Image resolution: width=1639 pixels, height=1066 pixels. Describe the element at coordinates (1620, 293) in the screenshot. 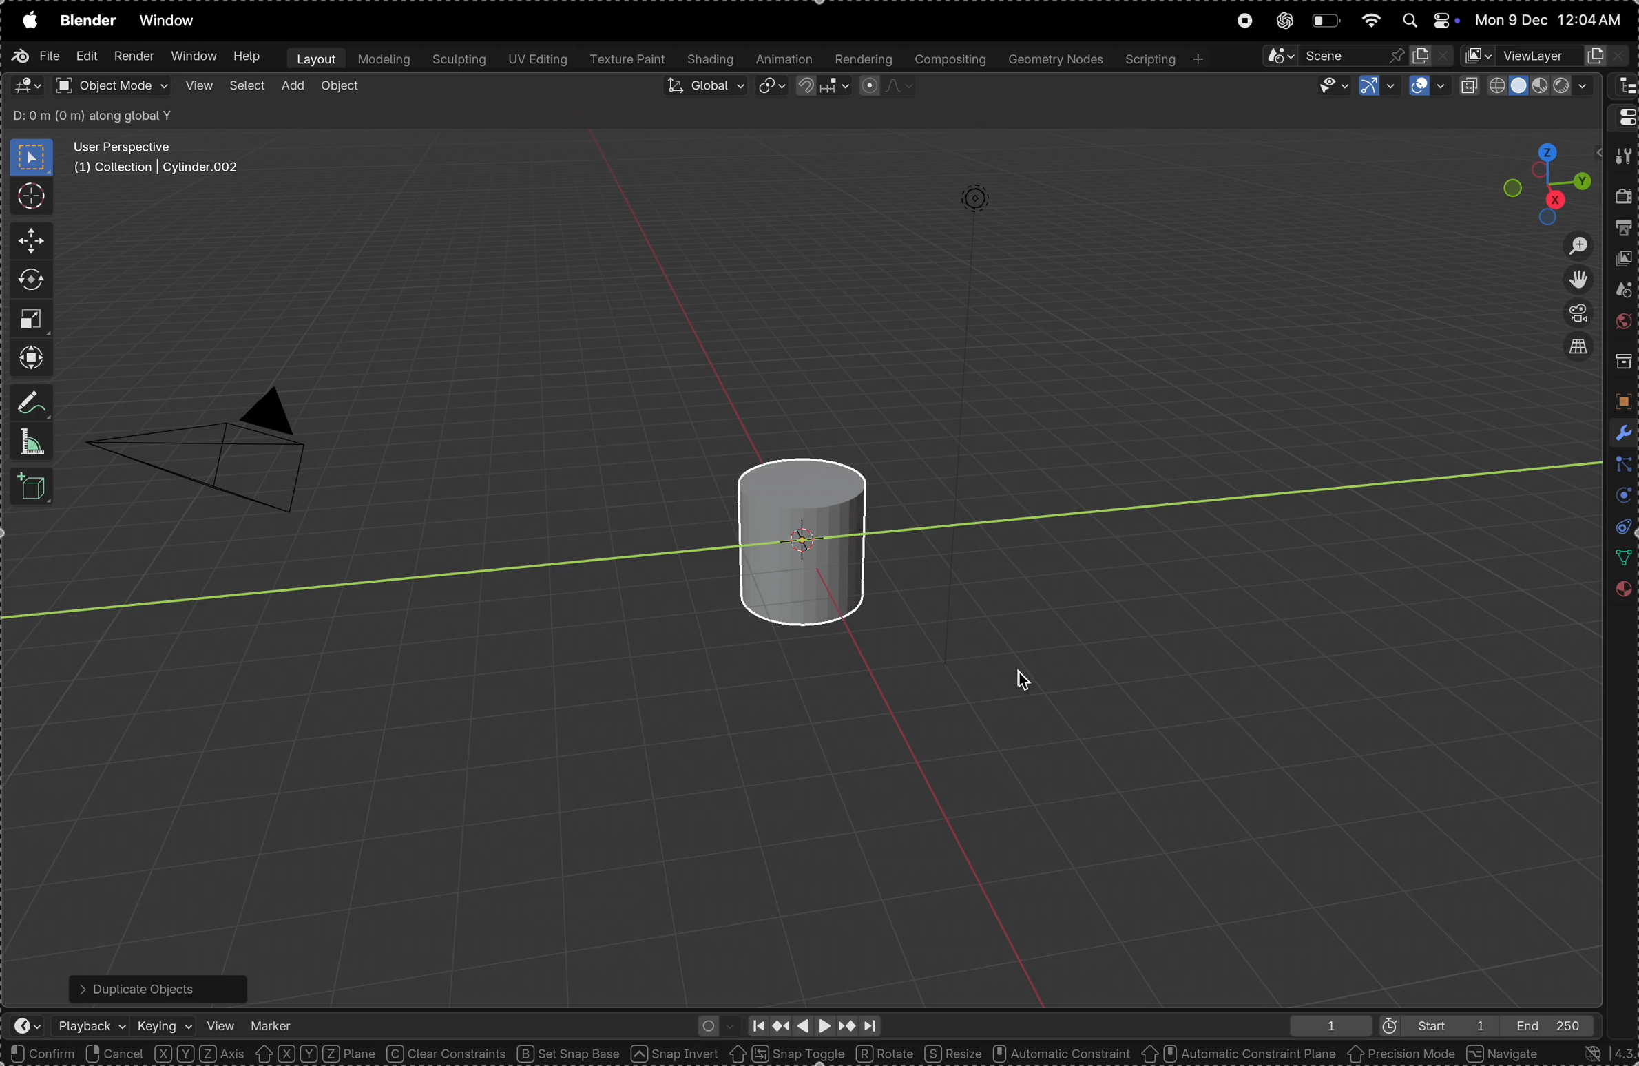

I see `scene` at that location.